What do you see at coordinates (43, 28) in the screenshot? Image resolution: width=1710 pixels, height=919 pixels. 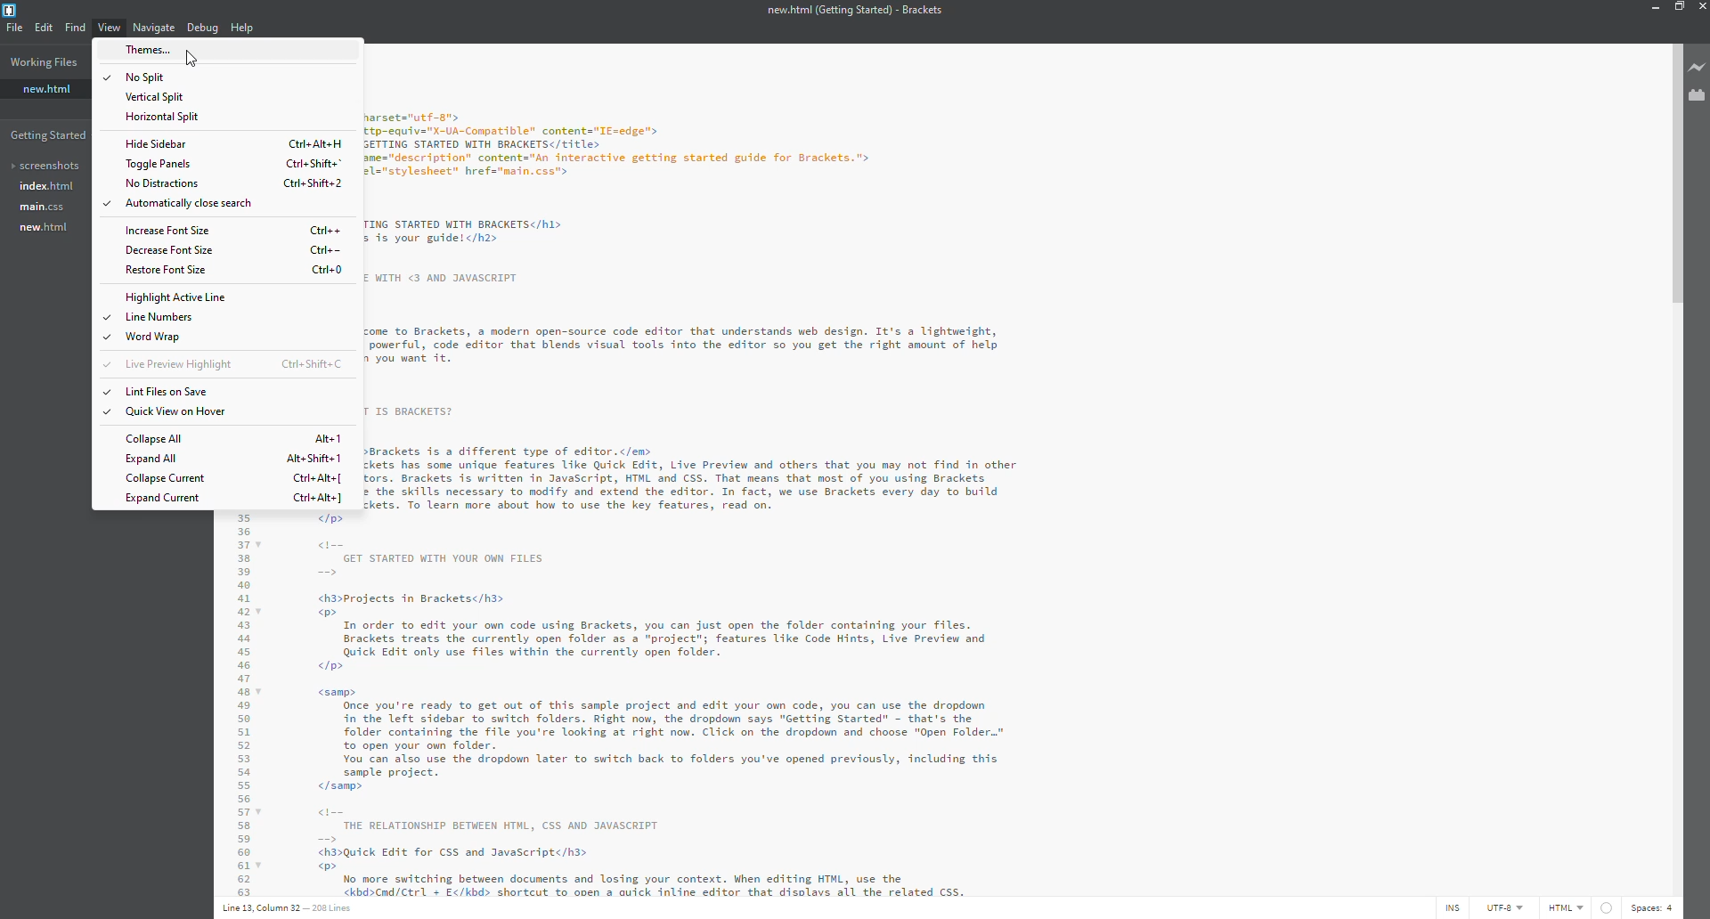 I see `edit` at bounding box center [43, 28].